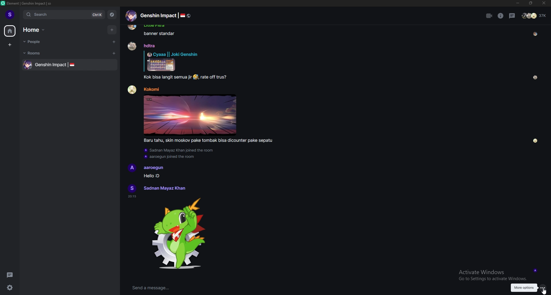 This screenshot has height=295, width=551. What do you see at coordinates (524, 288) in the screenshot?
I see `More options` at bounding box center [524, 288].